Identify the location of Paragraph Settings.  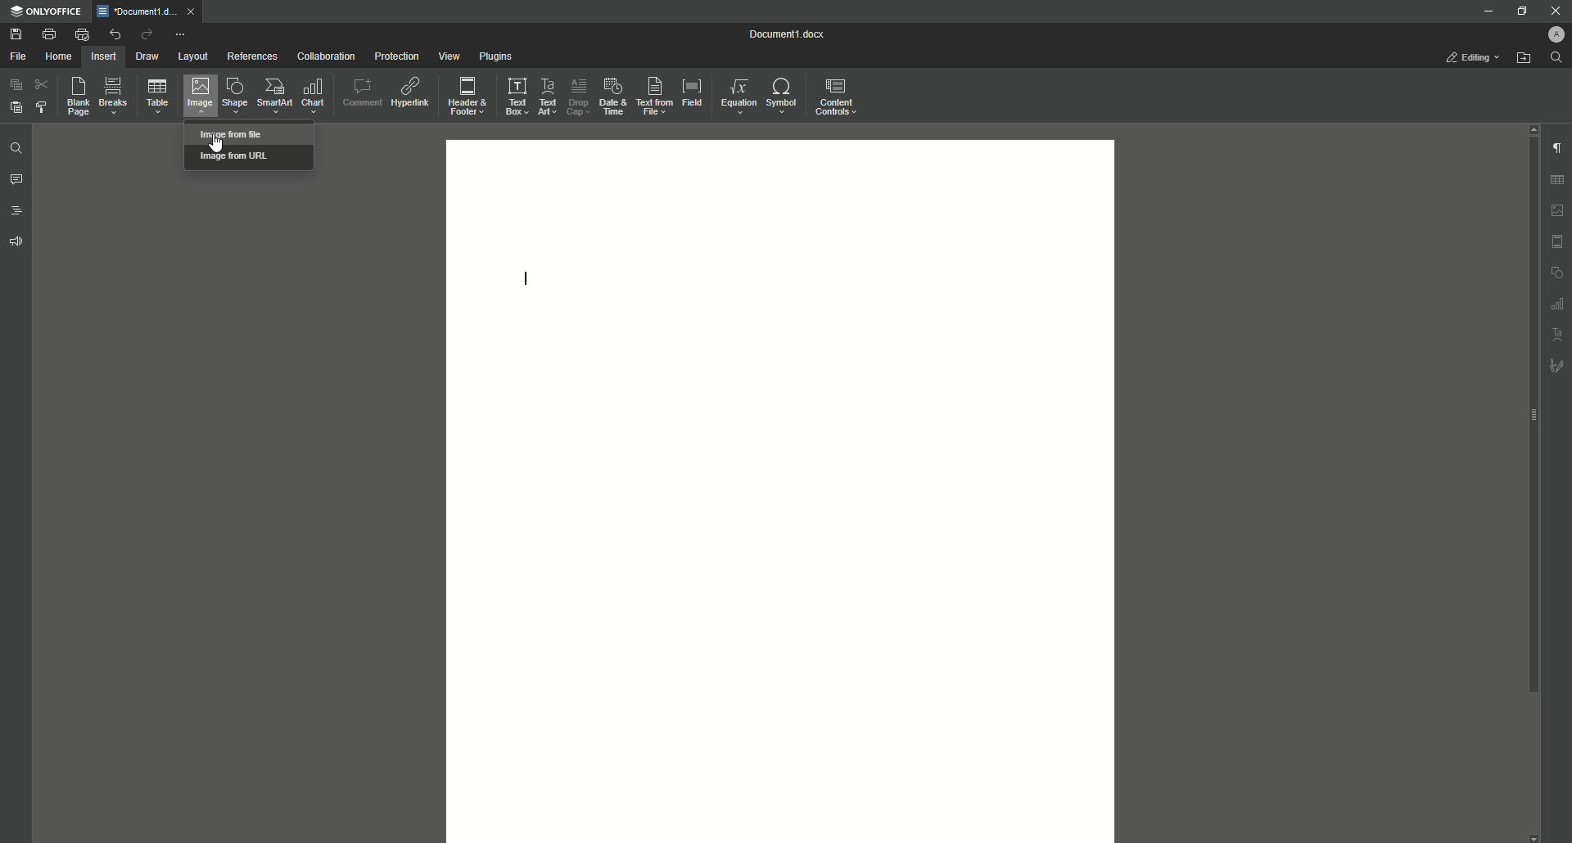
(1558, 148).